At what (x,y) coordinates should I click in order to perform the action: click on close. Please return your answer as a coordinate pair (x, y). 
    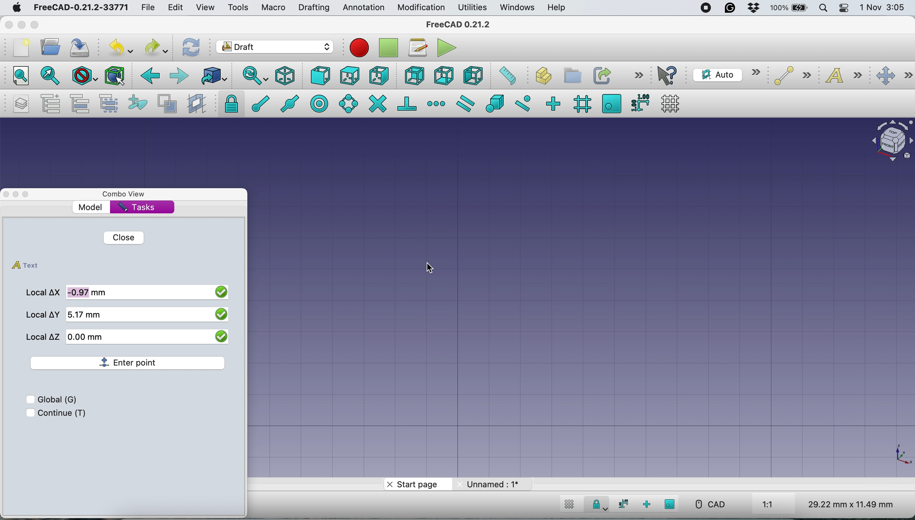
    Looking at the image, I should click on (7, 25).